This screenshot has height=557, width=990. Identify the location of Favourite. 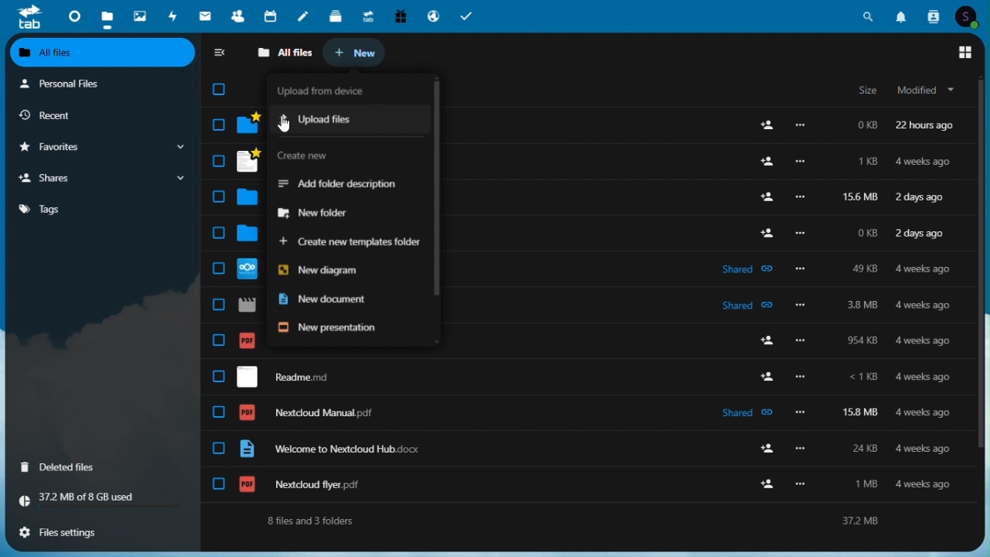
(101, 147).